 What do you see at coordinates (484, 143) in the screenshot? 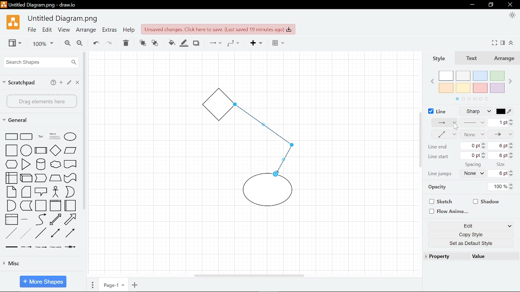
I see `Increase line end` at bounding box center [484, 143].